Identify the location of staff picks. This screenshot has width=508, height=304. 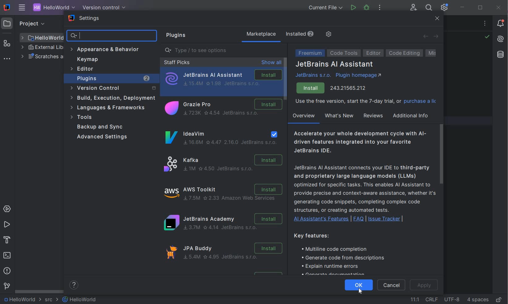
(177, 62).